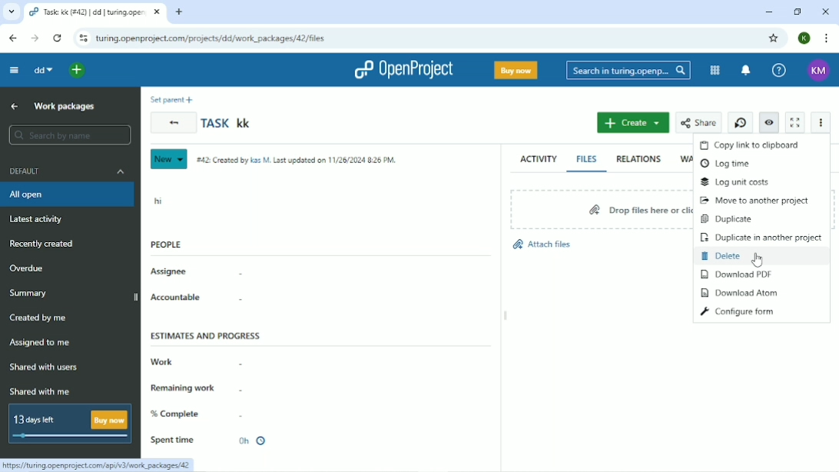  Describe the element at coordinates (170, 159) in the screenshot. I see `New` at that location.